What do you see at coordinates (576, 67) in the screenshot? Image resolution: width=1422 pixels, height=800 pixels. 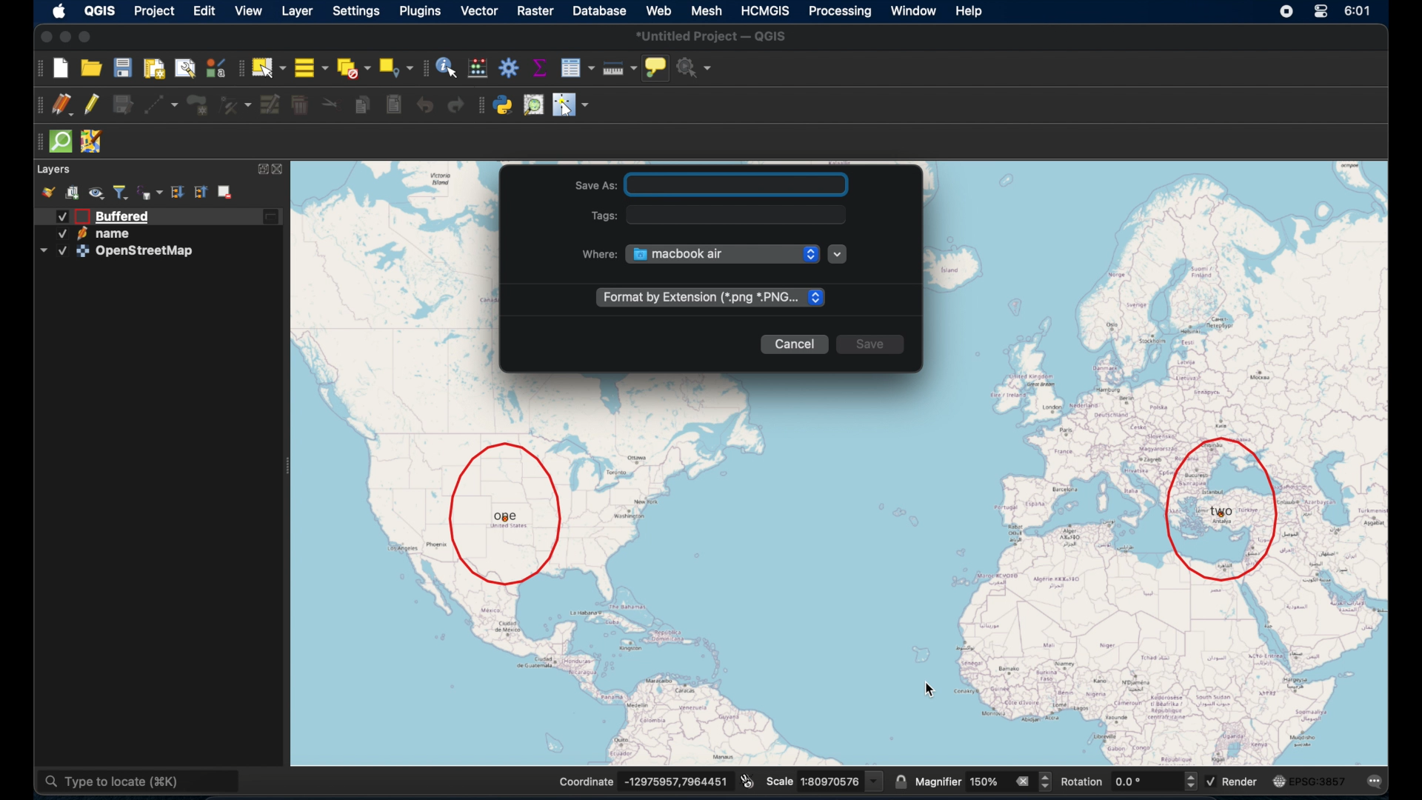 I see `open attribute table` at bounding box center [576, 67].